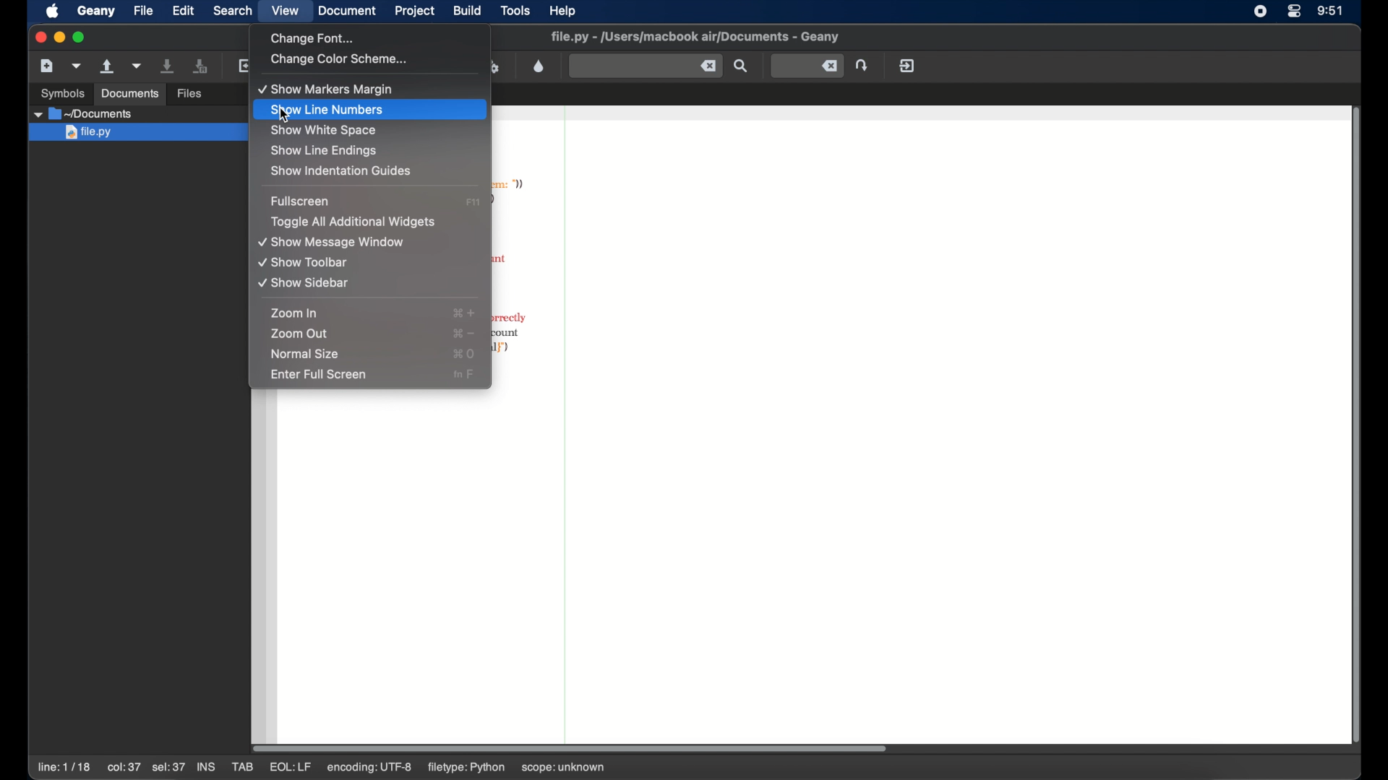 The image size is (1388, 780). I want to click on full screen shortcut, so click(465, 374).